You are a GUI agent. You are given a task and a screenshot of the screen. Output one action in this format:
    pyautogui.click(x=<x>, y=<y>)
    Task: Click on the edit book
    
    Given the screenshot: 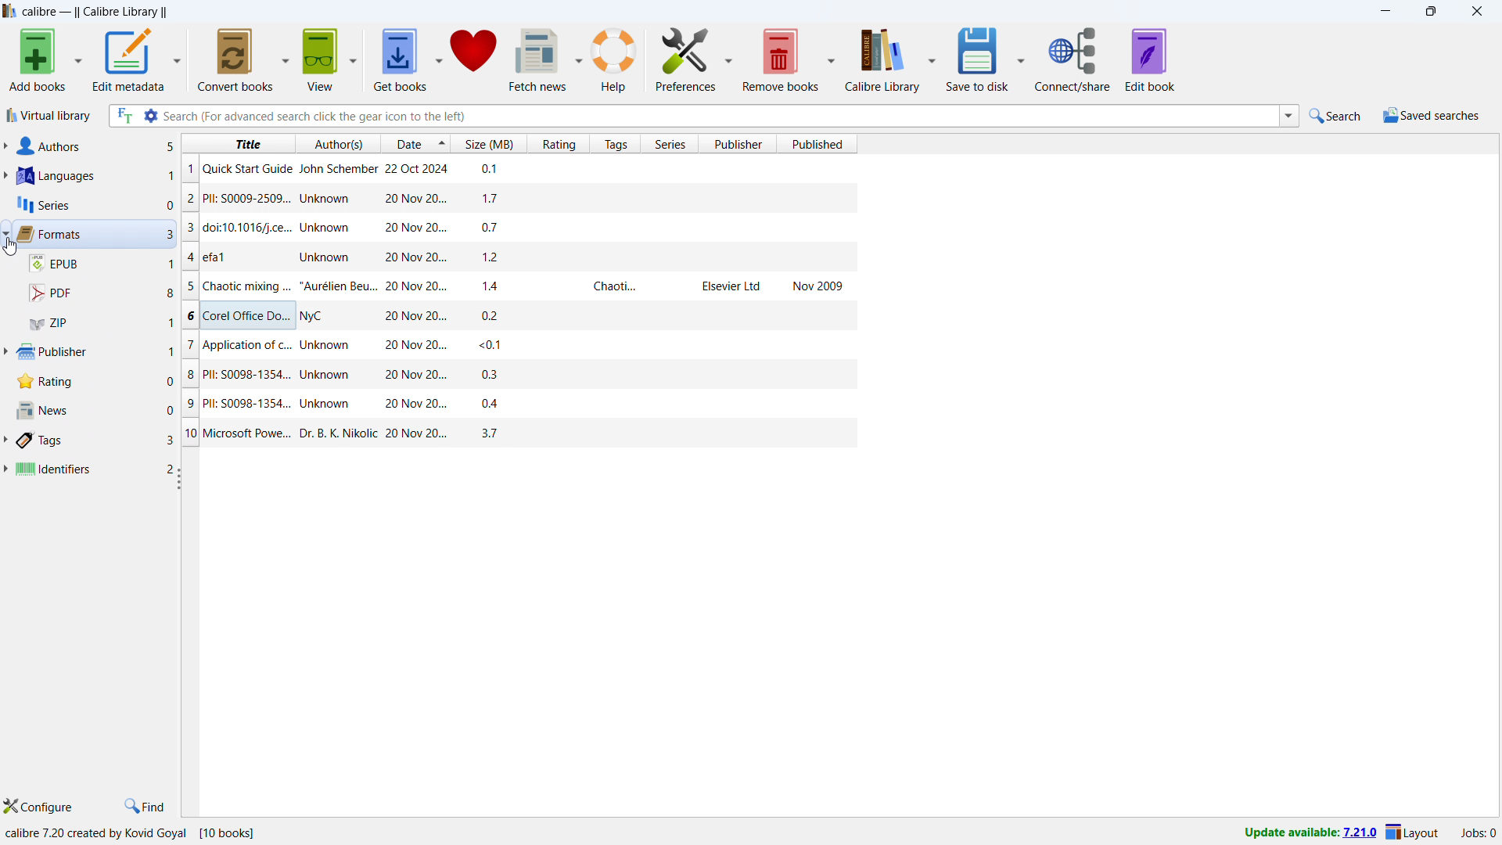 What is the action you would take?
    pyautogui.click(x=1150, y=59)
    